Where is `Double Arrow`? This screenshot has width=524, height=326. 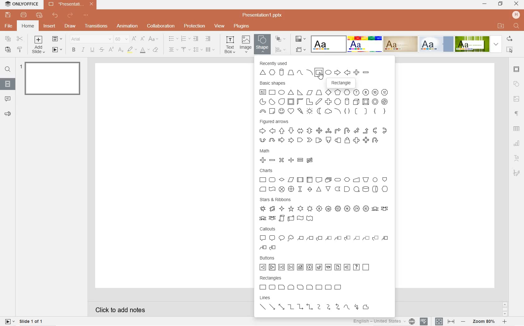 Double Arrow is located at coordinates (281, 307).